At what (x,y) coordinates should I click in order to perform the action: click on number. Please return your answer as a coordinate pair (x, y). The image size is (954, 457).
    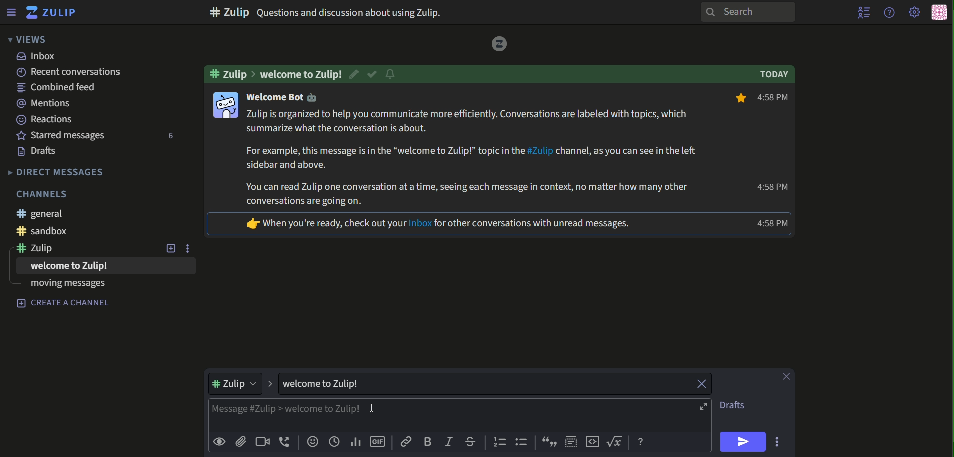
    Looking at the image, I should click on (168, 137).